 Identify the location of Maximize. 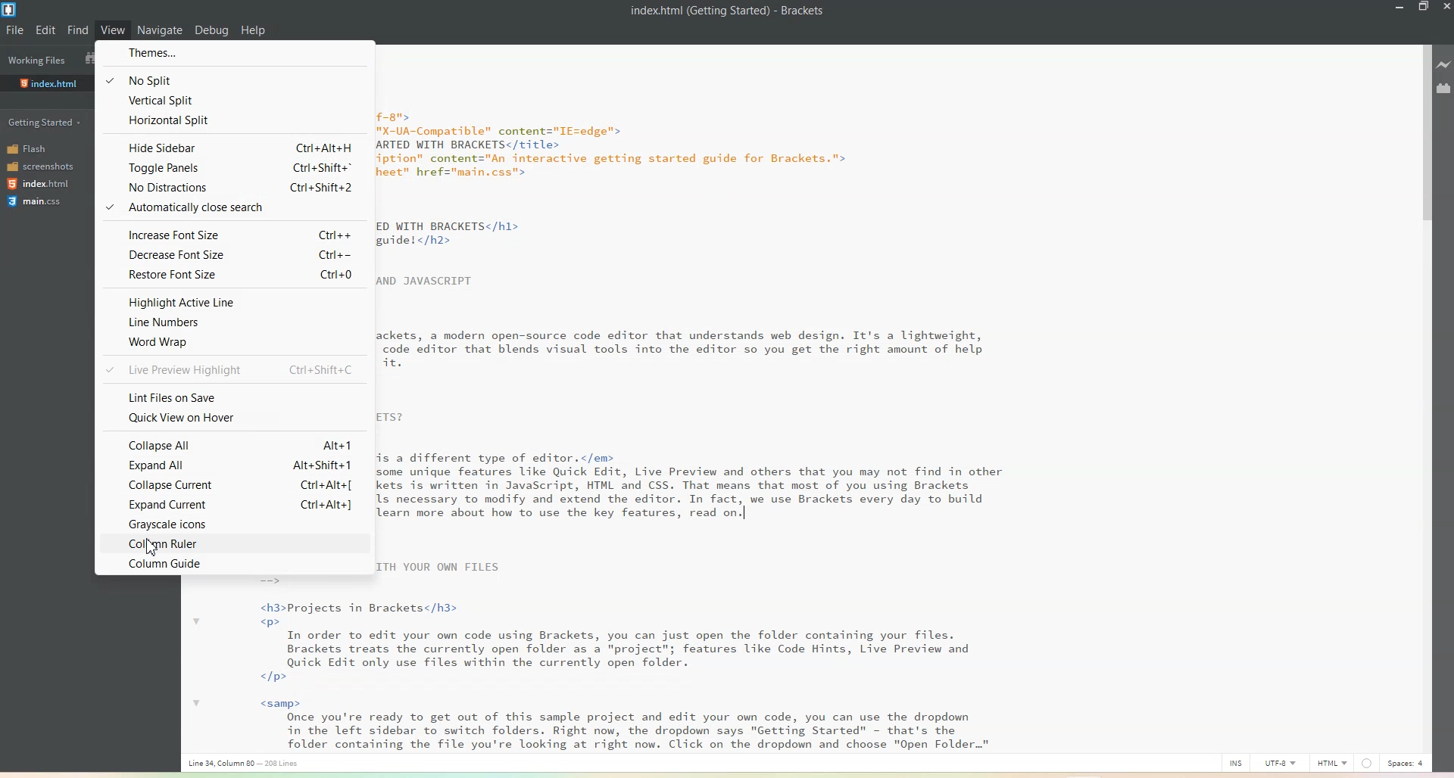
(1424, 8).